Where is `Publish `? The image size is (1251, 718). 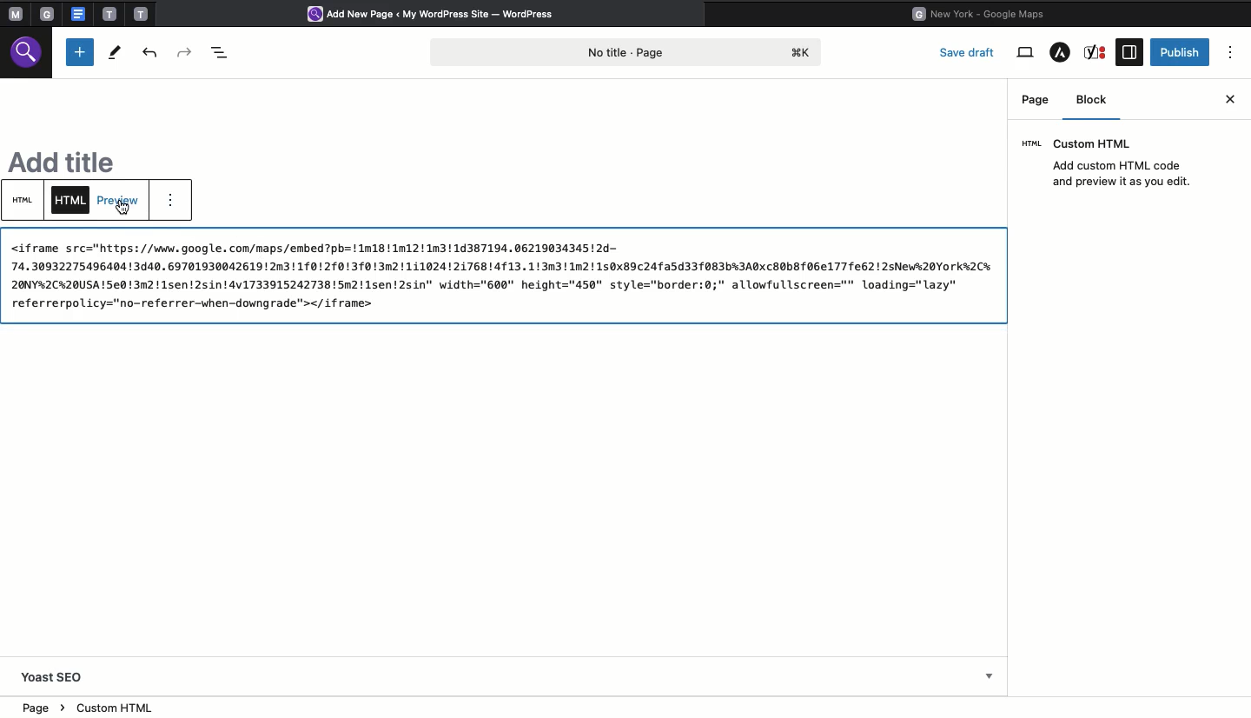
Publish  is located at coordinates (1181, 51).